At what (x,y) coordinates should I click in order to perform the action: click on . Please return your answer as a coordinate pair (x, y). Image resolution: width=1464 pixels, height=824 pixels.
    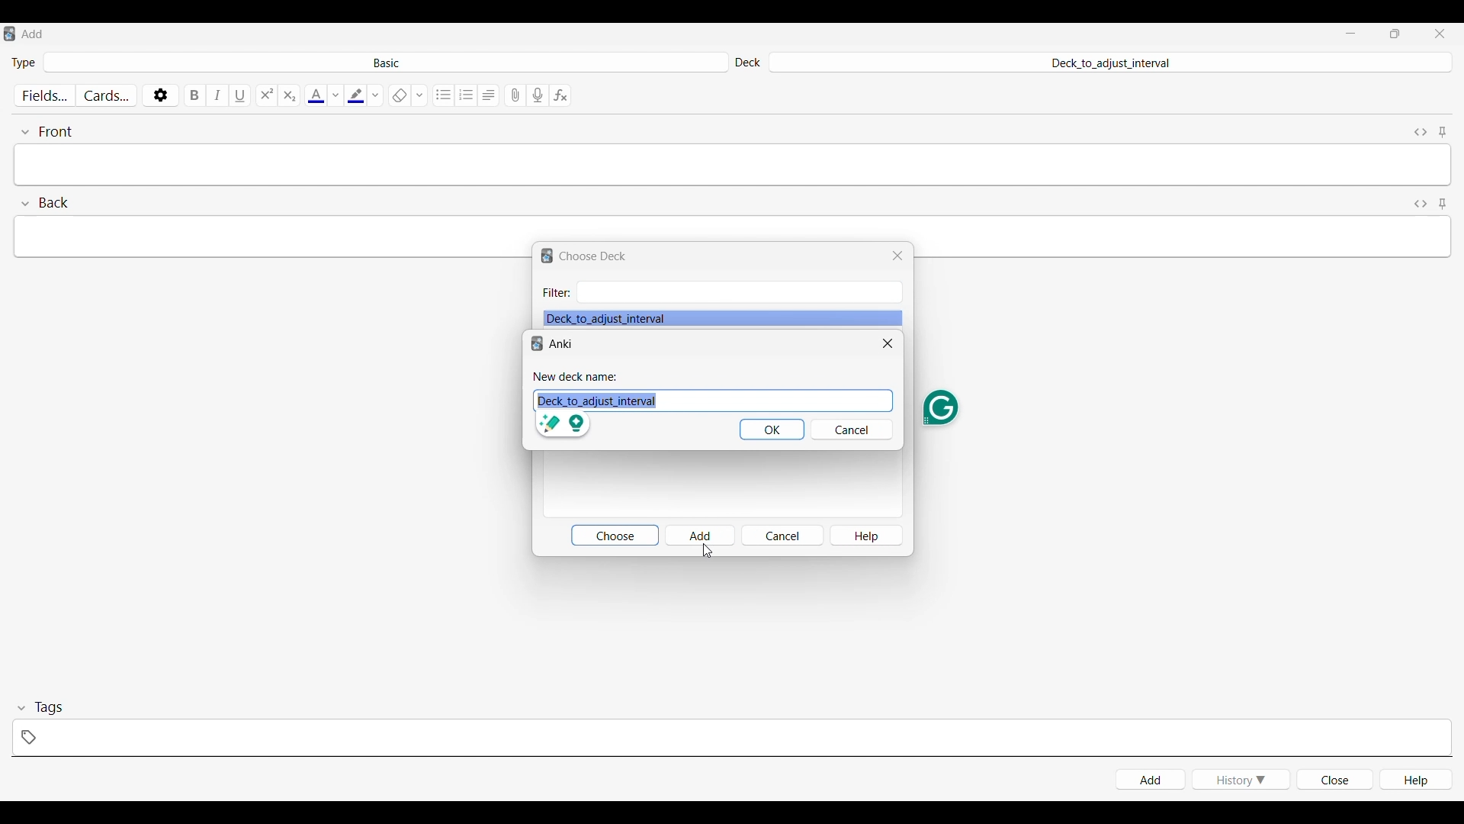
    Looking at the image, I should click on (1241, 779).